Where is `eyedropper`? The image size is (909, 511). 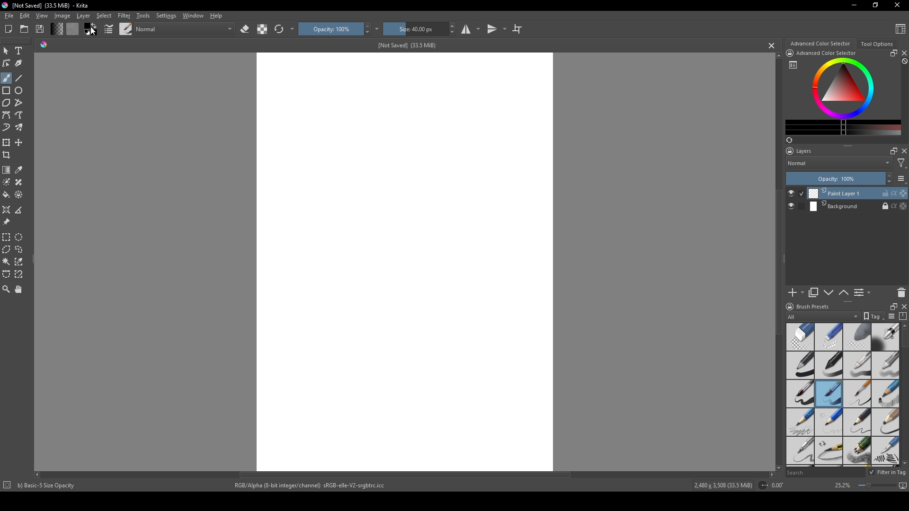 eyedropper is located at coordinates (20, 170).